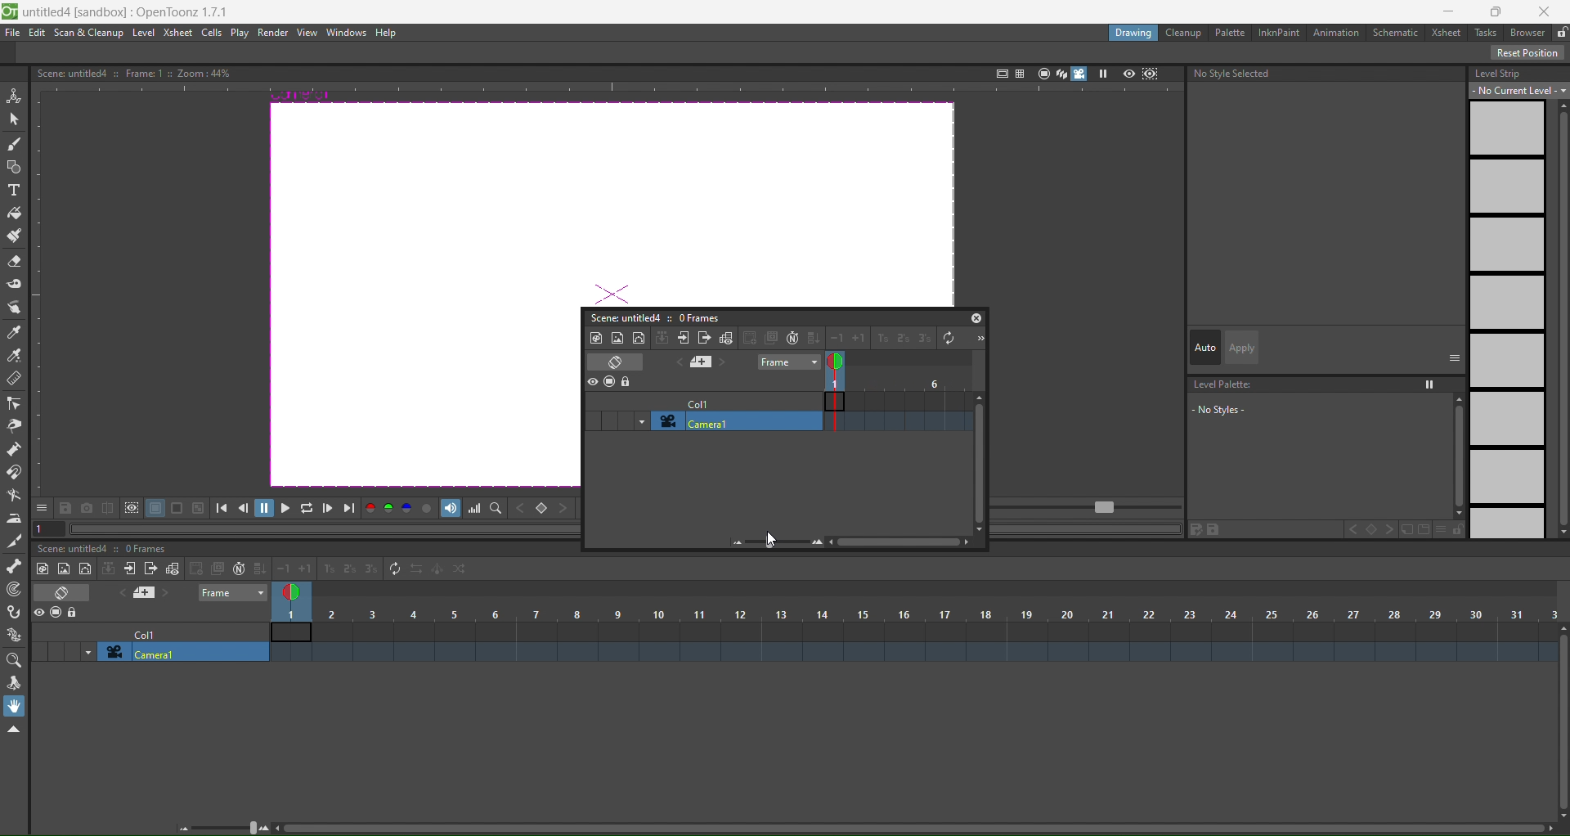  Describe the element at coordinates (16, 237) in the screenshot. I see `paint brush tool` at that location.